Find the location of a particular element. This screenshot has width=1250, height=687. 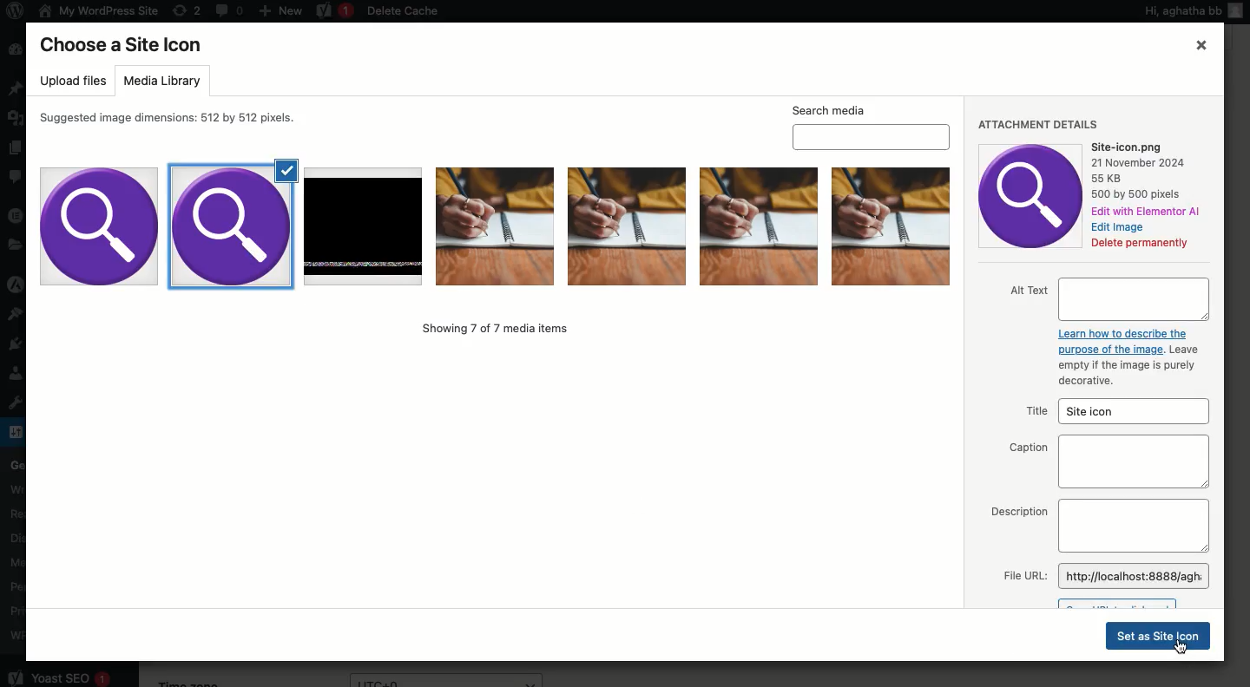

Elementor is located at coordinates (16, 214).